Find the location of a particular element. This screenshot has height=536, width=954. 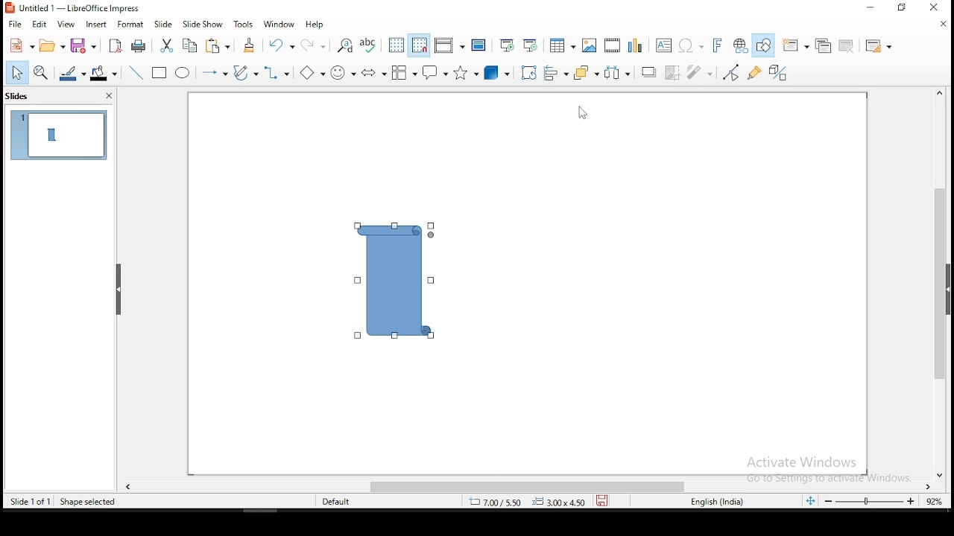

8.43/7.42 is located at coordinates (496, 503).